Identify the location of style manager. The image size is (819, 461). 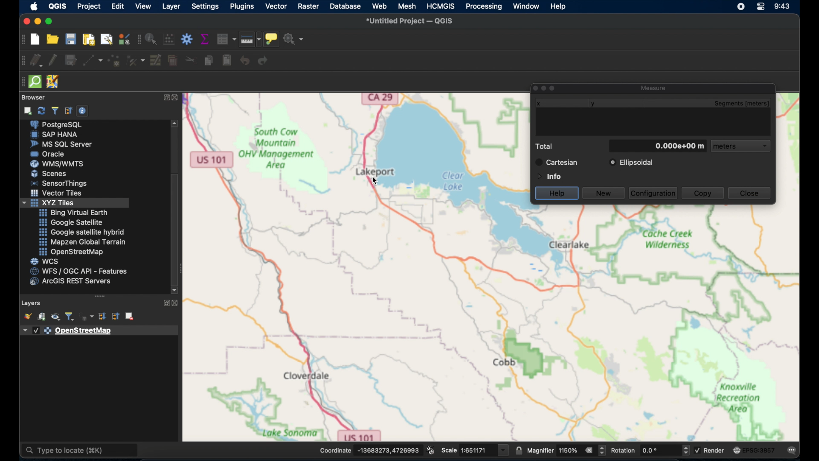
(124, 39).